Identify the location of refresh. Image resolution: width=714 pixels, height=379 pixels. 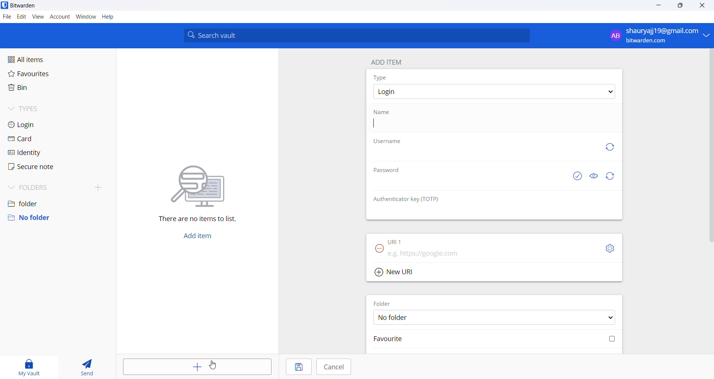
(608, 147).